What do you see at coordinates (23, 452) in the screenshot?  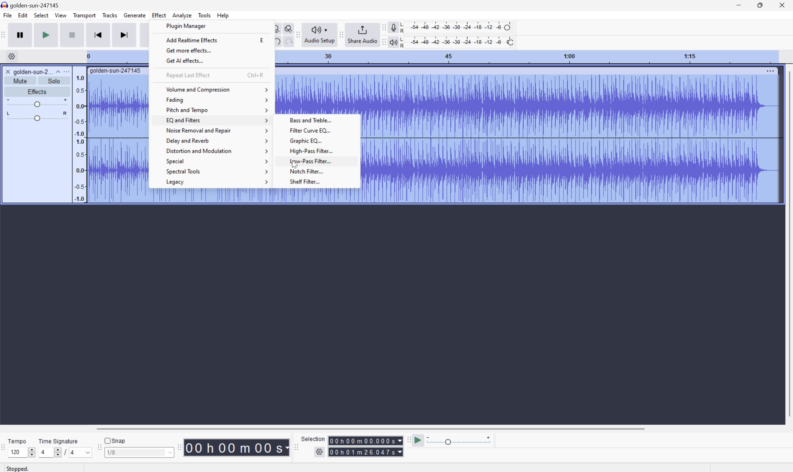 I see `120 slider` at bounding box center [23, 452].